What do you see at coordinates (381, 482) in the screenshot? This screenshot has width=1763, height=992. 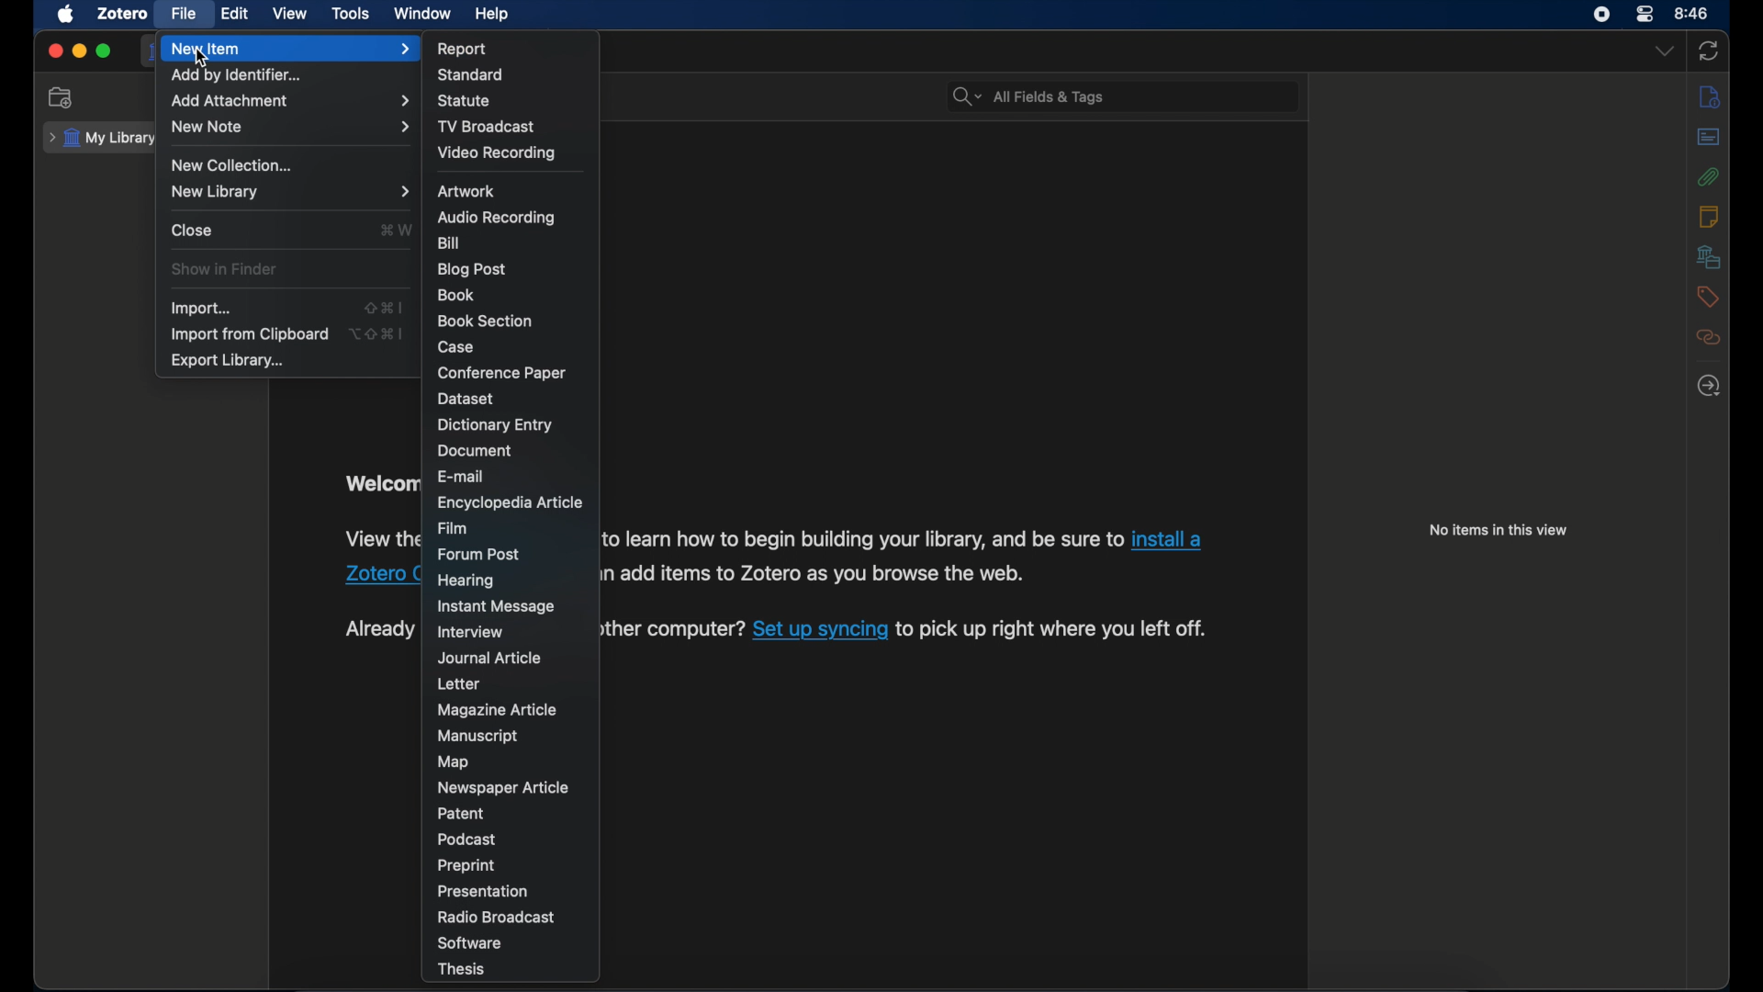 I see `welcome to zotero` at bounding box center [381, 482].